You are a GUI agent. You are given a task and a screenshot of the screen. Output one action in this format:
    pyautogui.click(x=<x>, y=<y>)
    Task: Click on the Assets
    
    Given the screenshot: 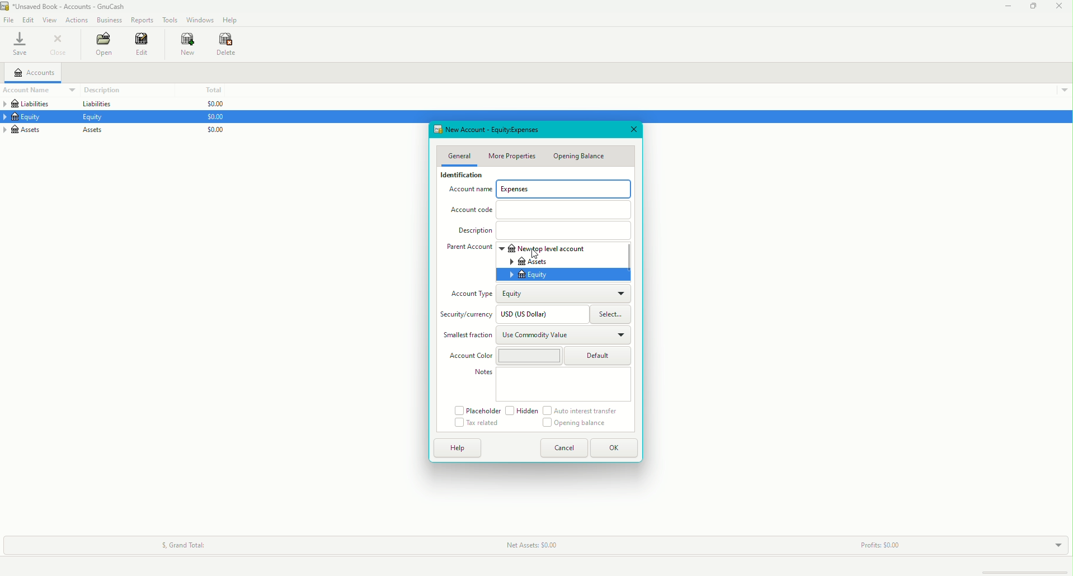 What is the action you would take?
    pyautogui.click(x=572, y=262)
    